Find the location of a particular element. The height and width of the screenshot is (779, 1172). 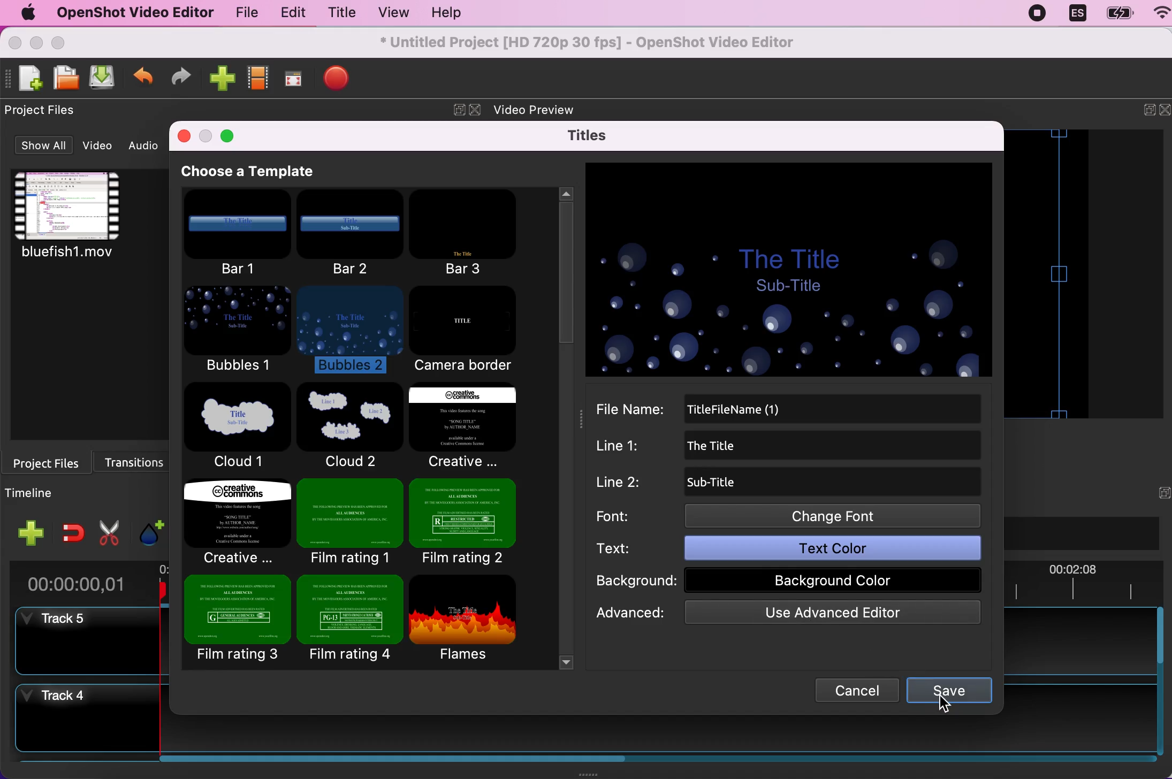

flames is located at coordinates (473, 618).